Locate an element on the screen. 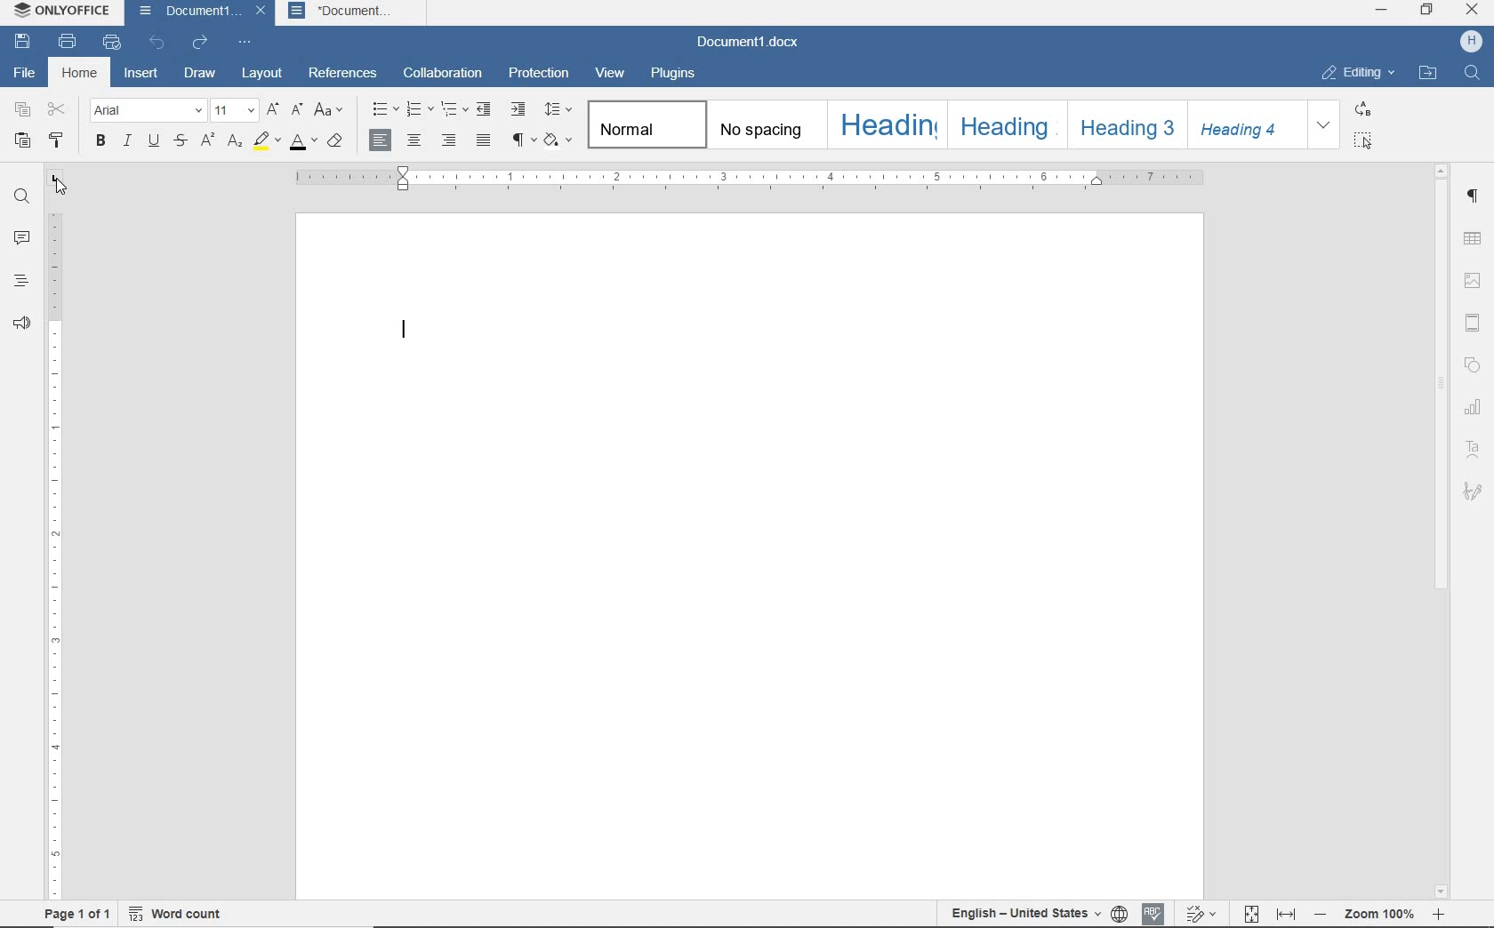  RESTORE DOWN is located at coordinates (1426, 12).